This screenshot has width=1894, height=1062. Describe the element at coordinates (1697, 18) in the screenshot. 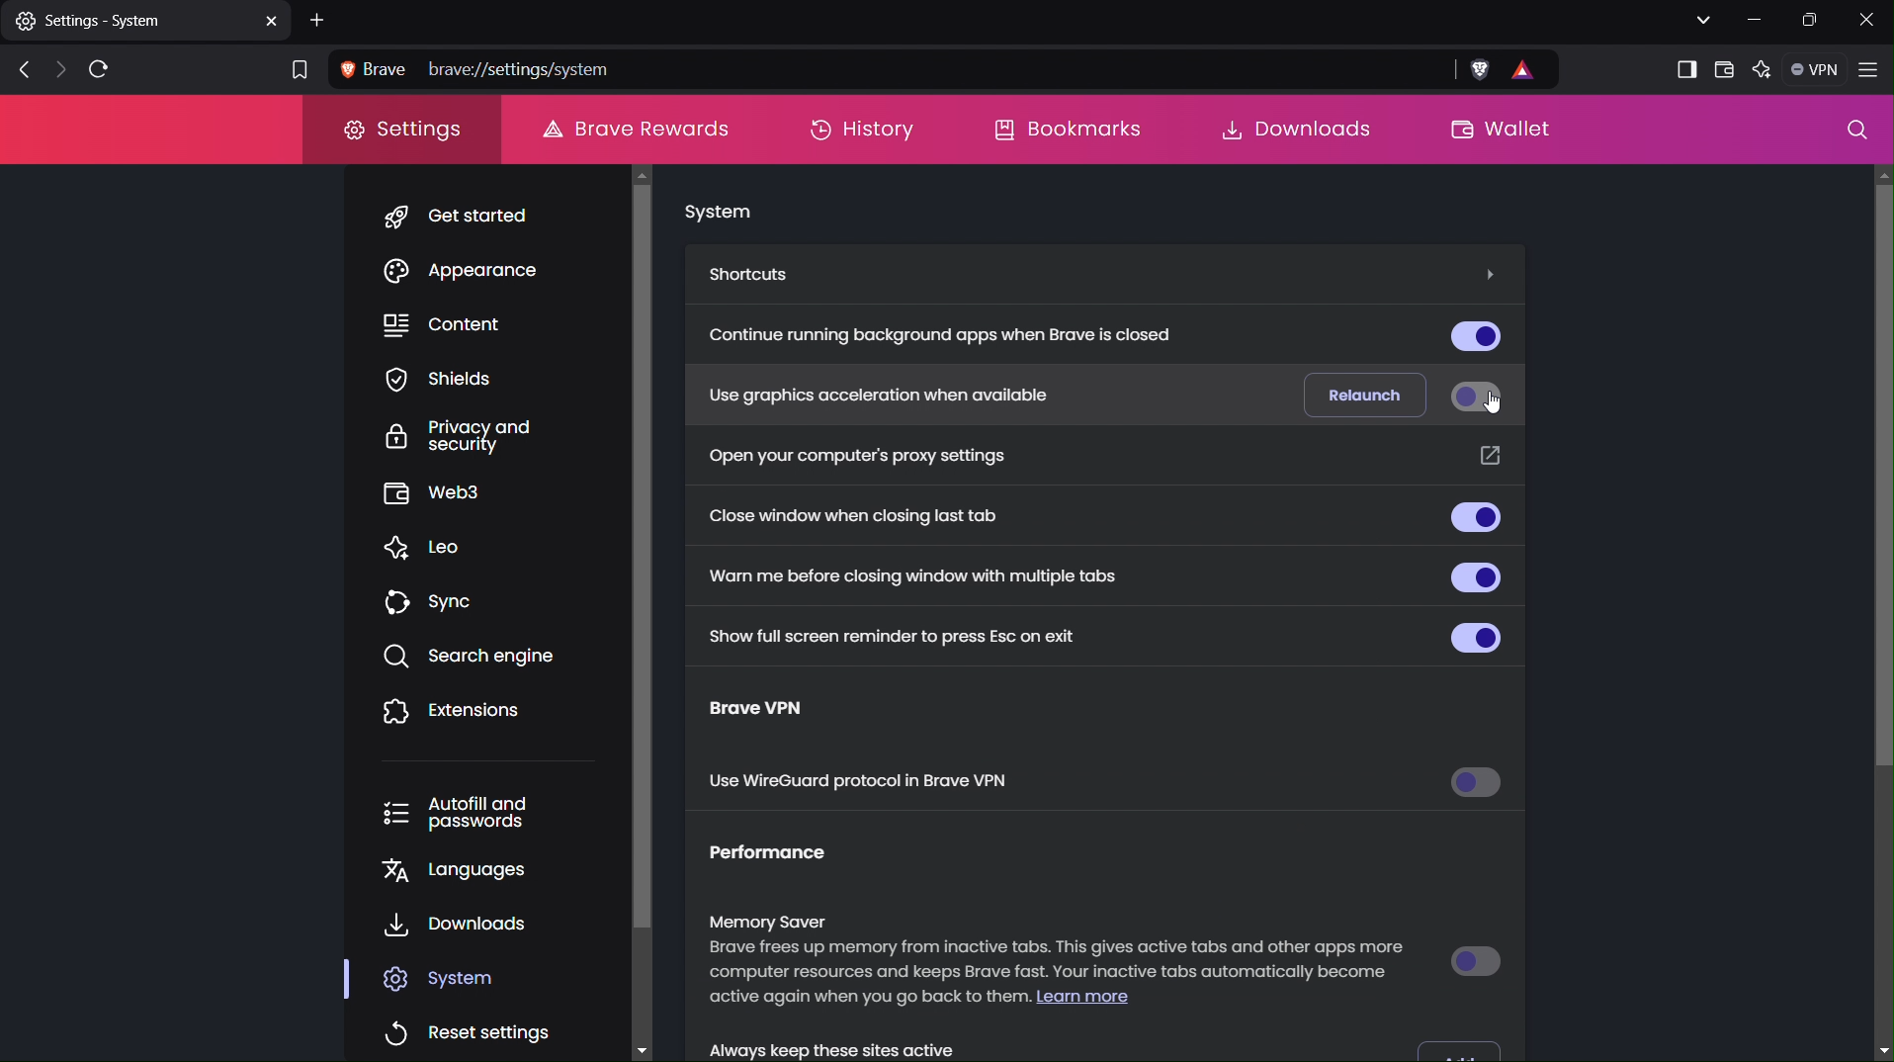

I see `List all tabs` at that location.